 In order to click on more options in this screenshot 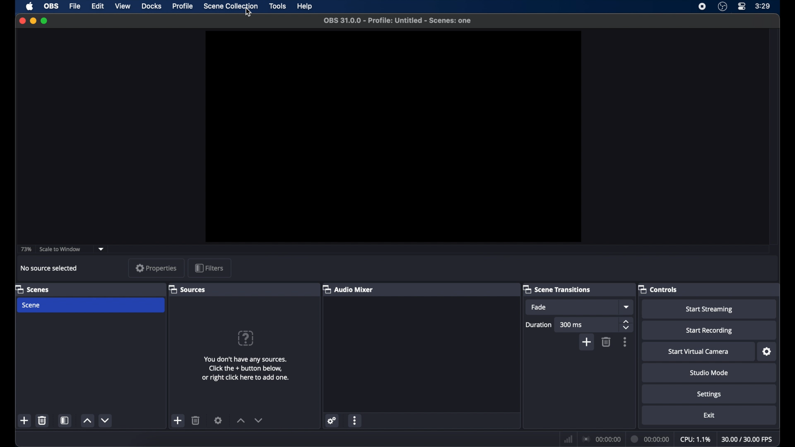, I will do `click(625, 342)`.